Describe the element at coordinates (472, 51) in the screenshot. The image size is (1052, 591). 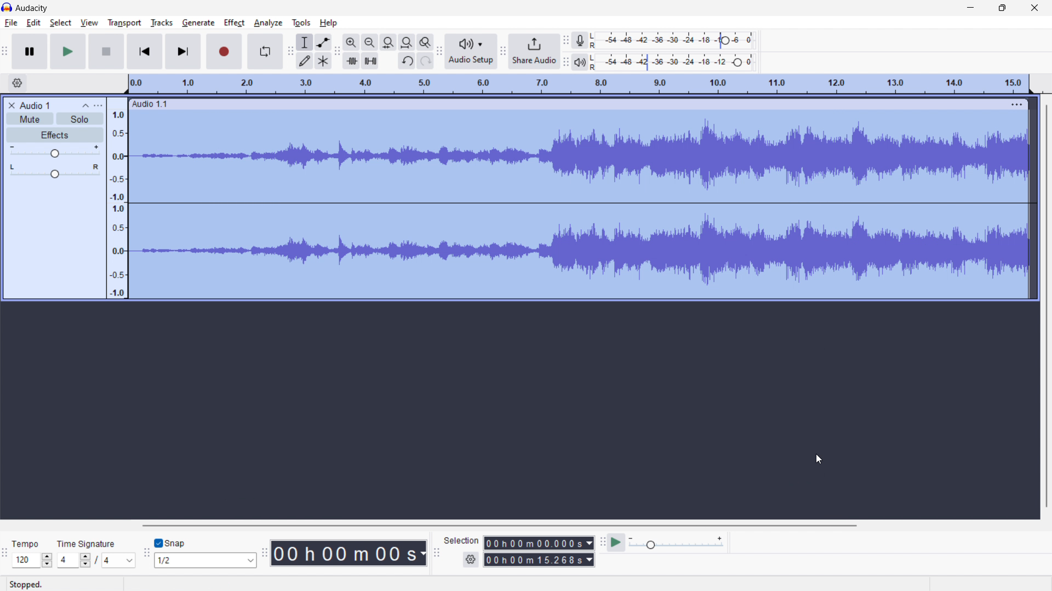
I see `audio setup` at that location.